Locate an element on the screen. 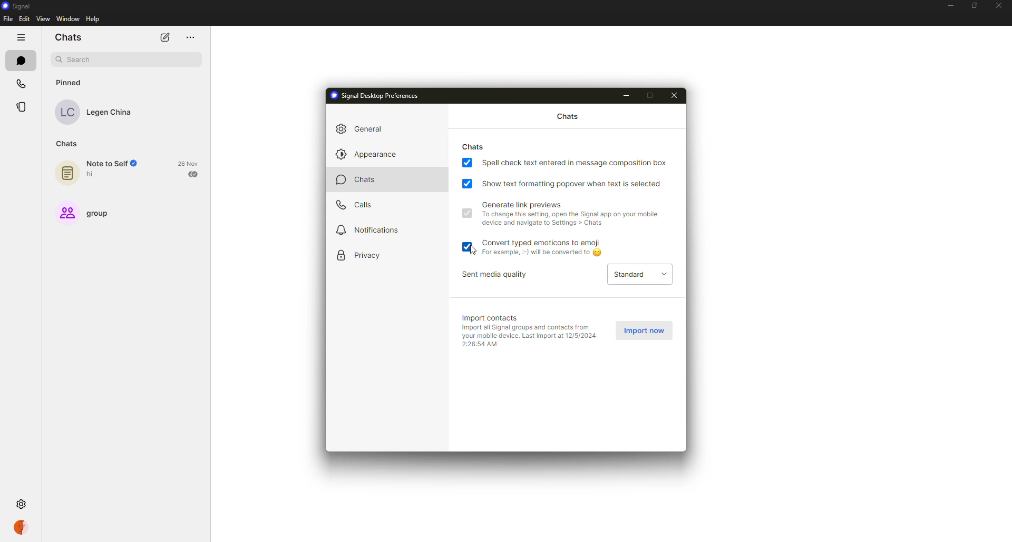  enabled is located at coordinates (469, 246).